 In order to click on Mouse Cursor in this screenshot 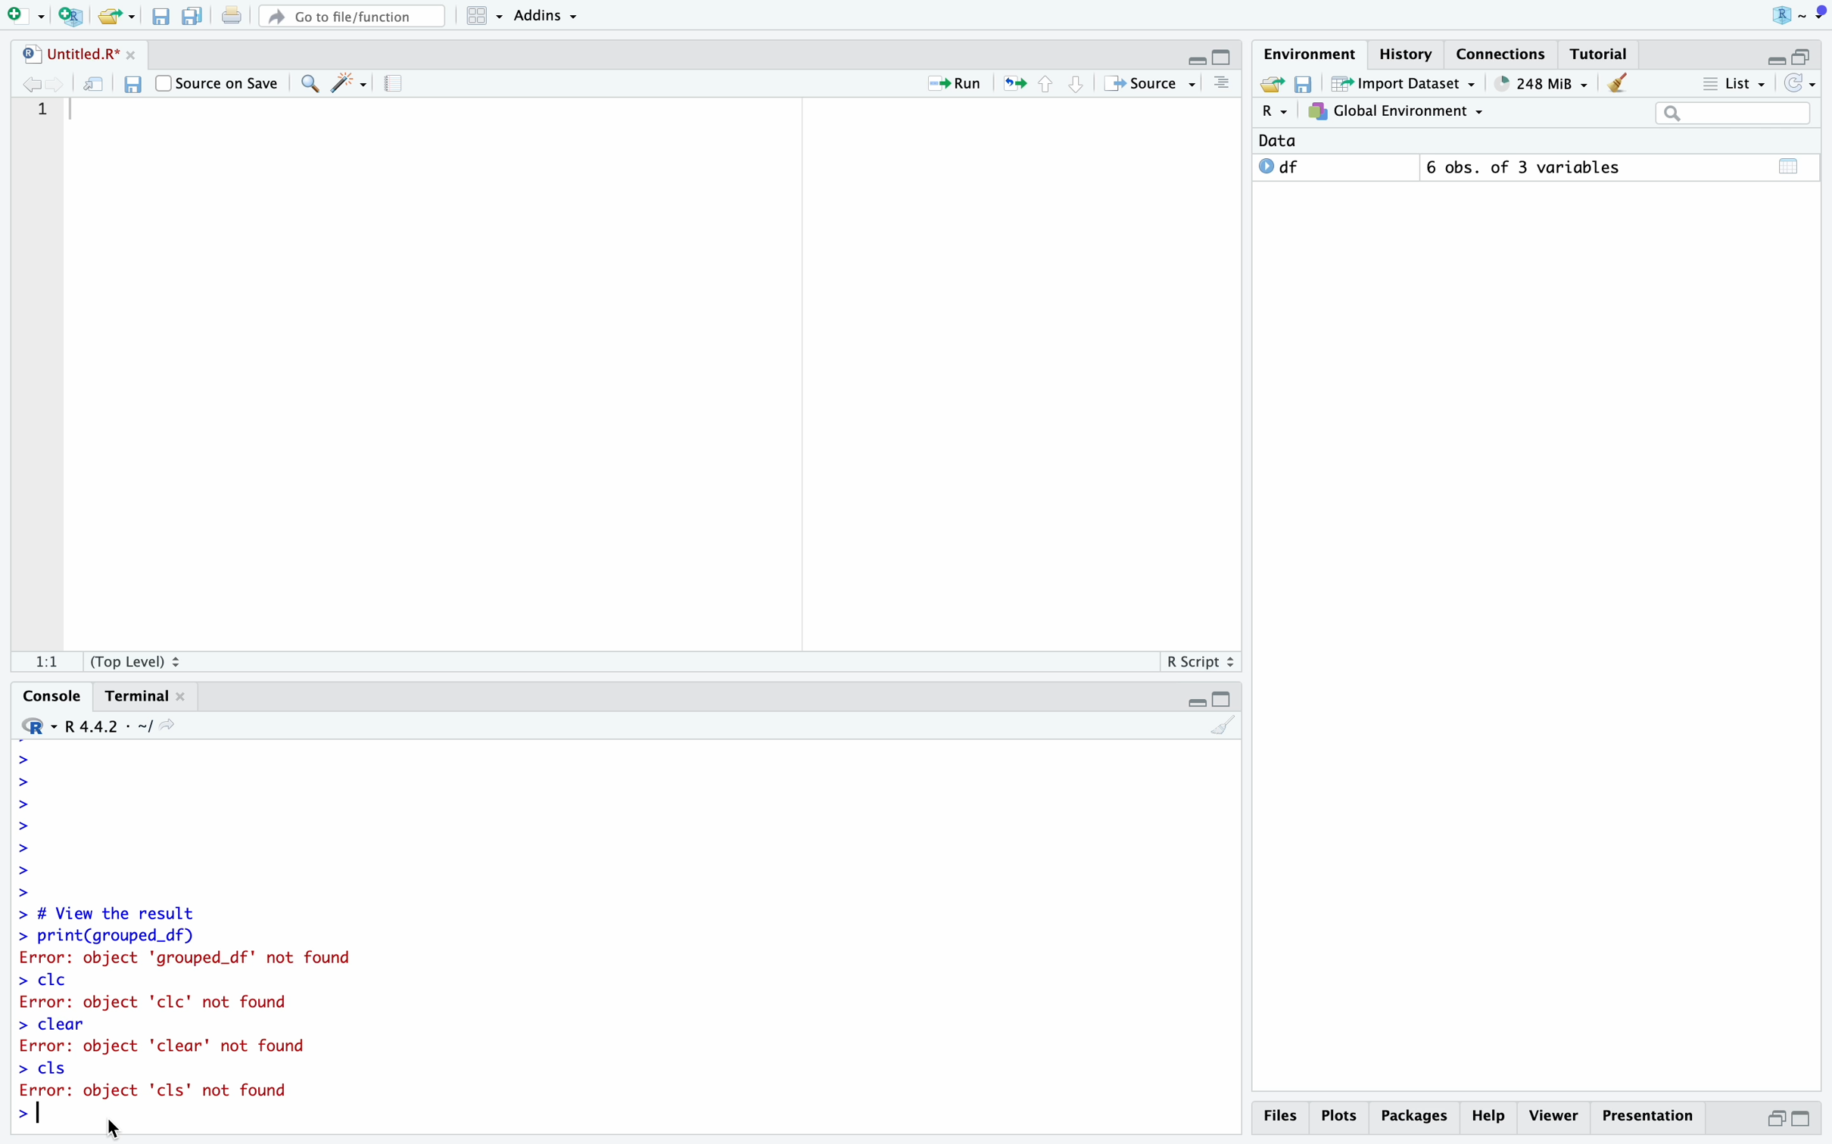, I will do `click(117, 1127)`.